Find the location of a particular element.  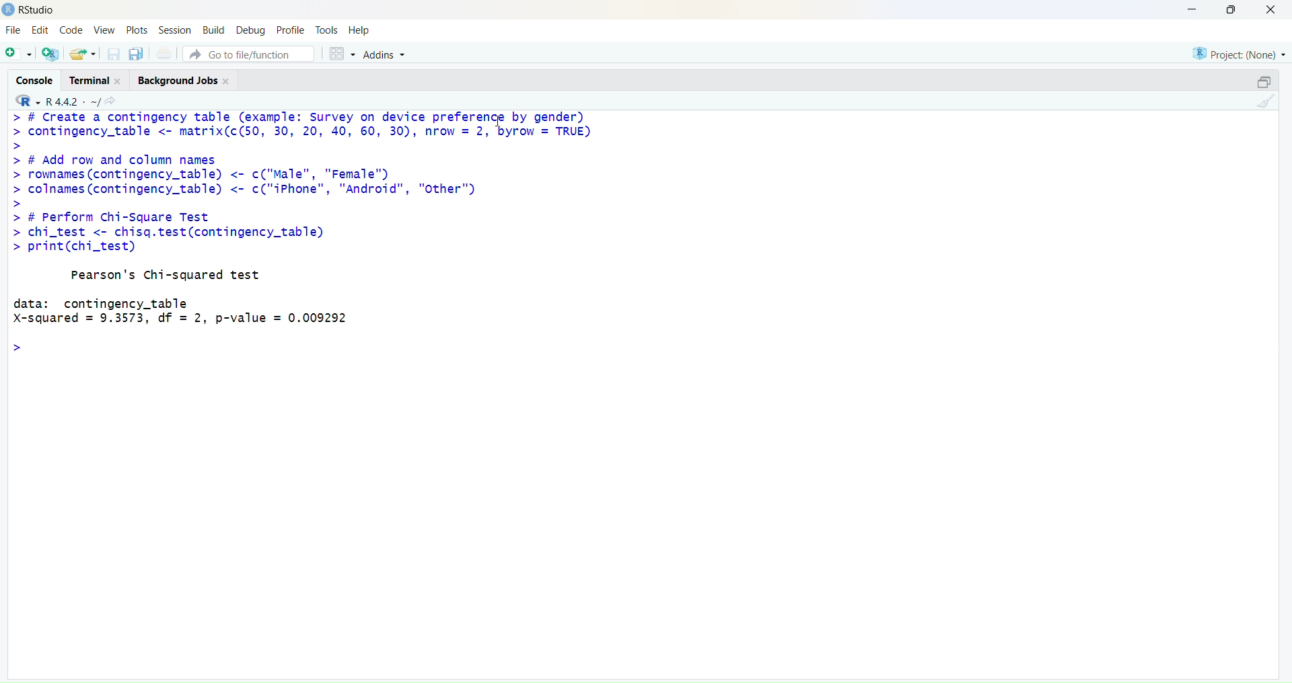

project (none) is located at coordinates (1239, 54).